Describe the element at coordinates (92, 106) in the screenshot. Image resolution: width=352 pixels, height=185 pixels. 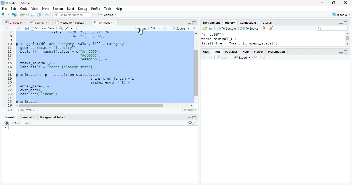
I see `scroll bar` at that location.